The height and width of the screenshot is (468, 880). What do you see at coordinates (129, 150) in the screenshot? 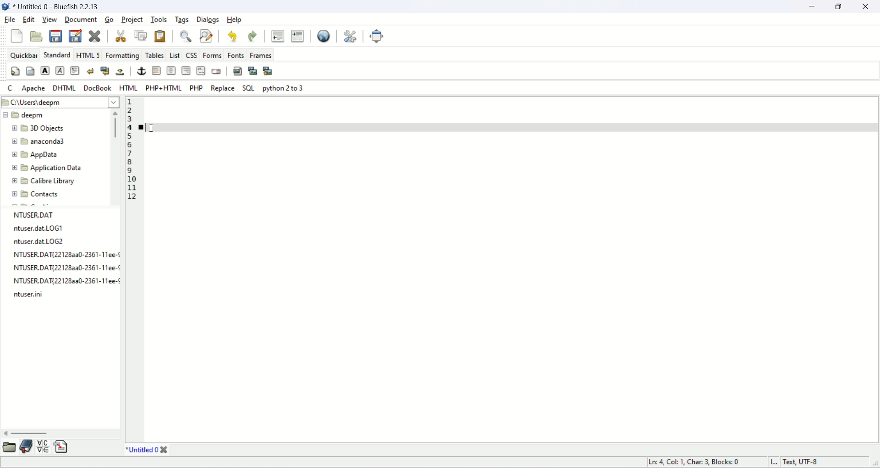
I see `line numbers` at bounding box center [129, 150].